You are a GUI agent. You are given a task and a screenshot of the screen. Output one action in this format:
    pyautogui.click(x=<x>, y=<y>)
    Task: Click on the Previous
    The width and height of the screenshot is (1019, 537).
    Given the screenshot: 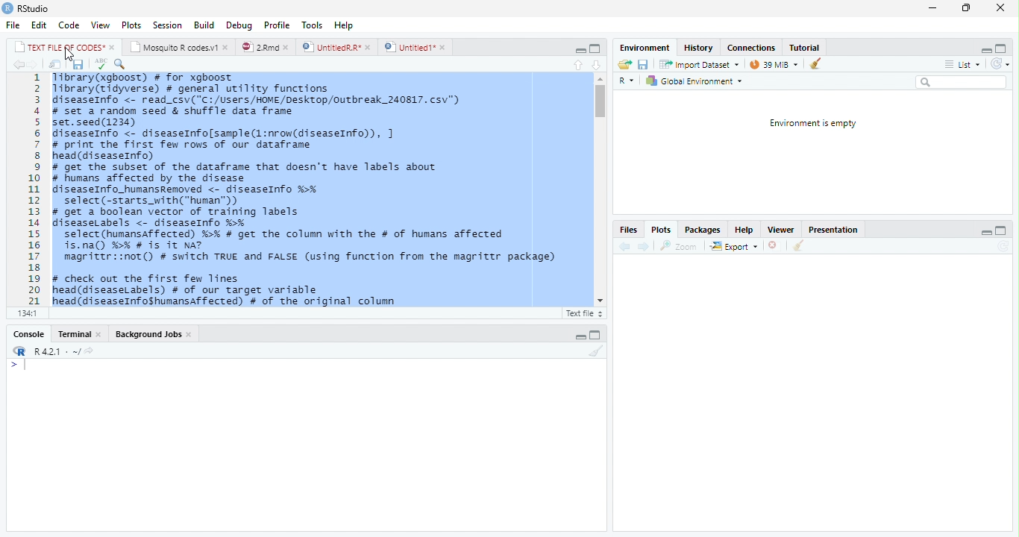 What is the action you would take?
    pyautogui.click(x=17, y=65)
    